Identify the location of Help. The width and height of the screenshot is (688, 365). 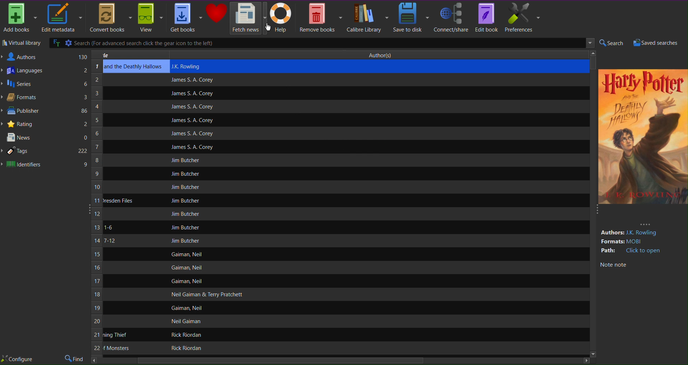
(283, 18).